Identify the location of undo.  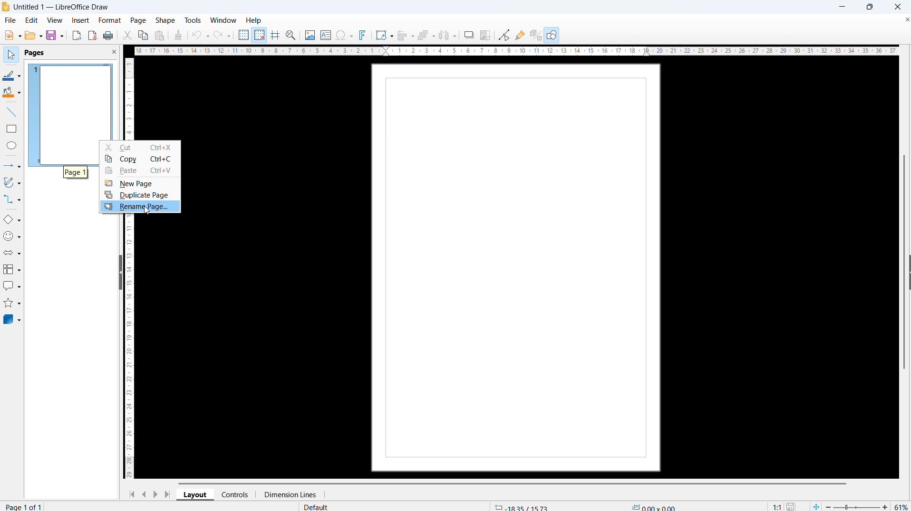
(201, 35).